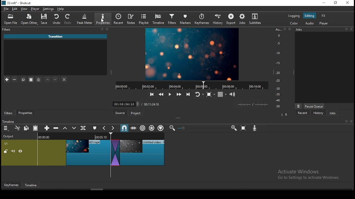 The height and width of the screenshot is (199, 355). What do you see at coordinates (17, 4) in the screenshot?
I see `icon and file name` at bounding box center [17, 4].